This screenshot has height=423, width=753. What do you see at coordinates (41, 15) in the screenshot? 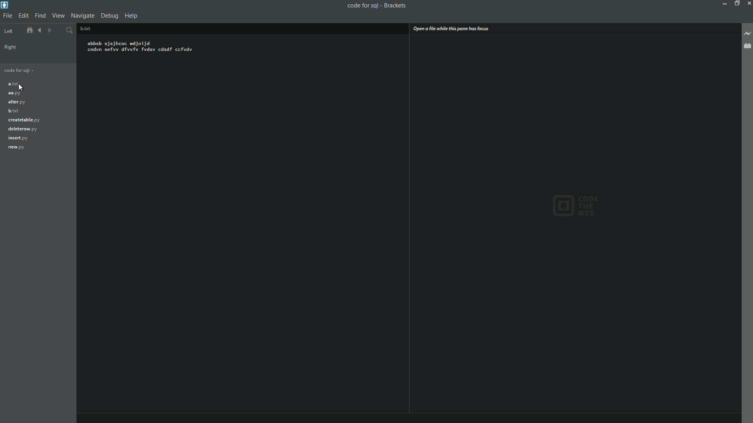
I see `find menu` at bounding box center [41, 15].